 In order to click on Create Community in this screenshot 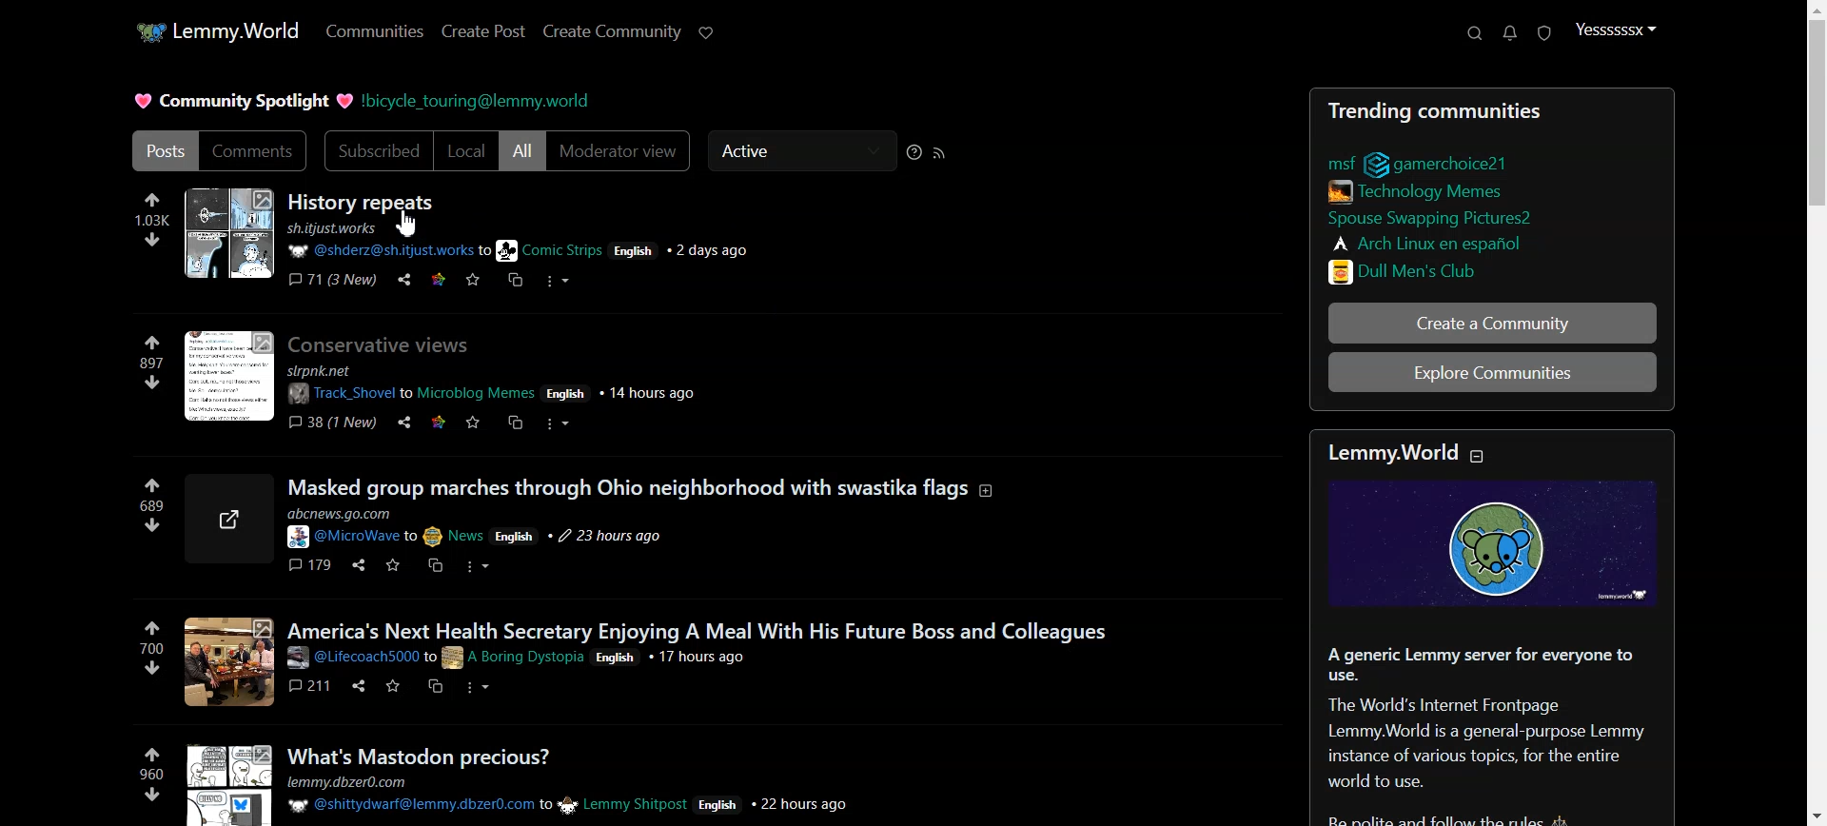, I will do `click(613, 32)`.